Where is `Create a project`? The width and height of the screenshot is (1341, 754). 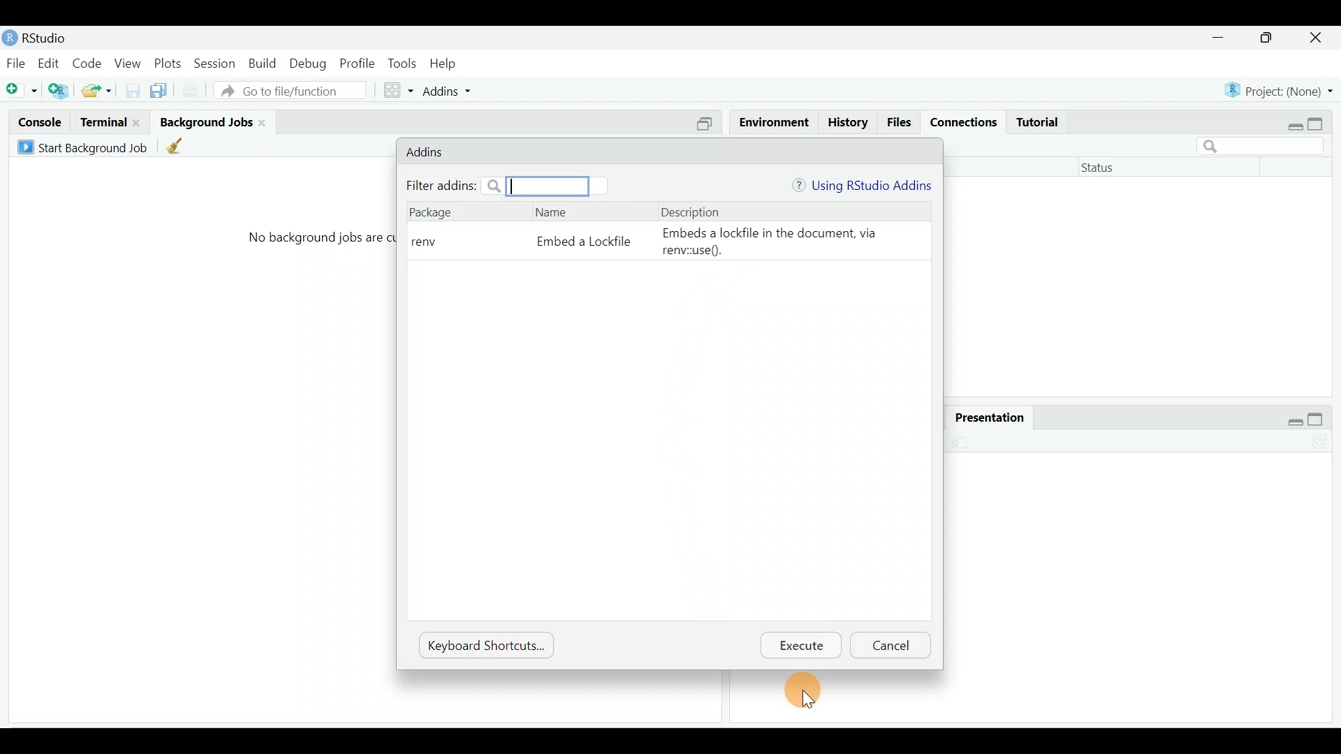
Create a project is located at coordinates (59, 90).